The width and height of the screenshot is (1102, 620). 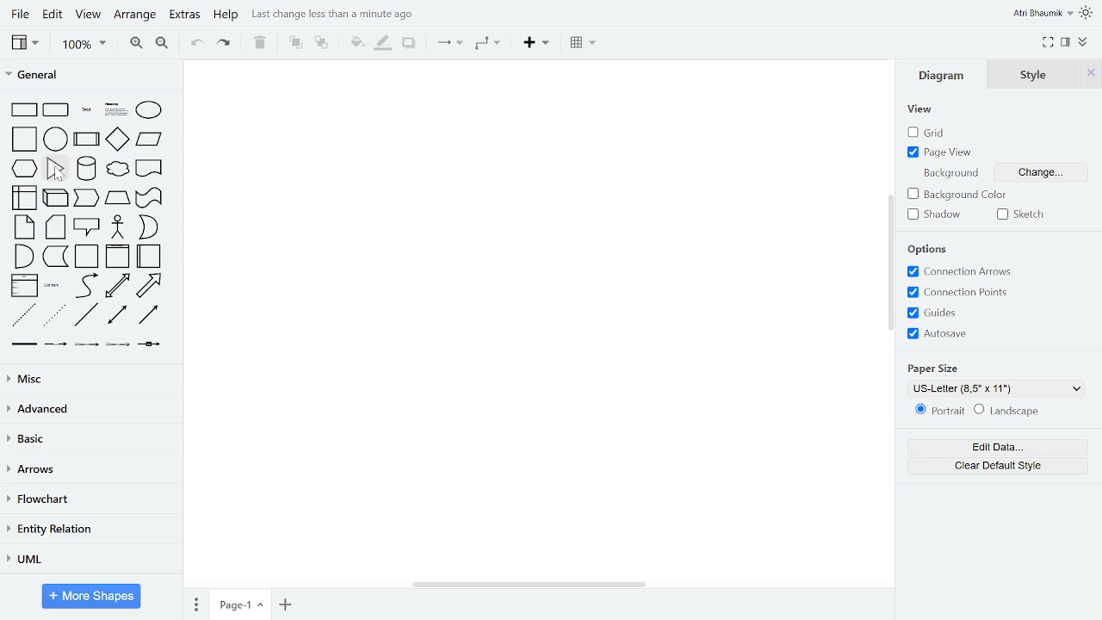 What do you see at coordinates (152, 285) in the screenshot?
I see `arrow` at bounding box center [152, 285].